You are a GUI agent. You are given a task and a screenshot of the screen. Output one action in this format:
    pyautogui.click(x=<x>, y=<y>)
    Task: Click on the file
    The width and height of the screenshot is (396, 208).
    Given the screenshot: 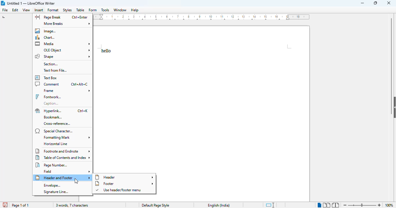 What is the action you would take?
    pyautogui.click(x=5, y=10)
    